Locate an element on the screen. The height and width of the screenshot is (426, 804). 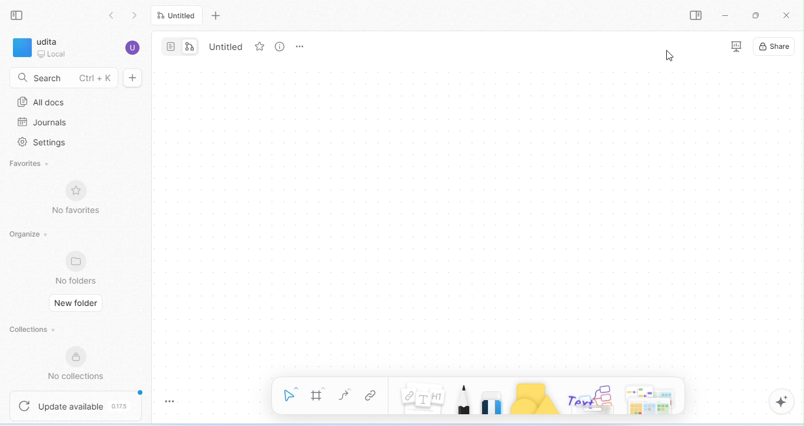
organize is located at coordinates (28, 234).